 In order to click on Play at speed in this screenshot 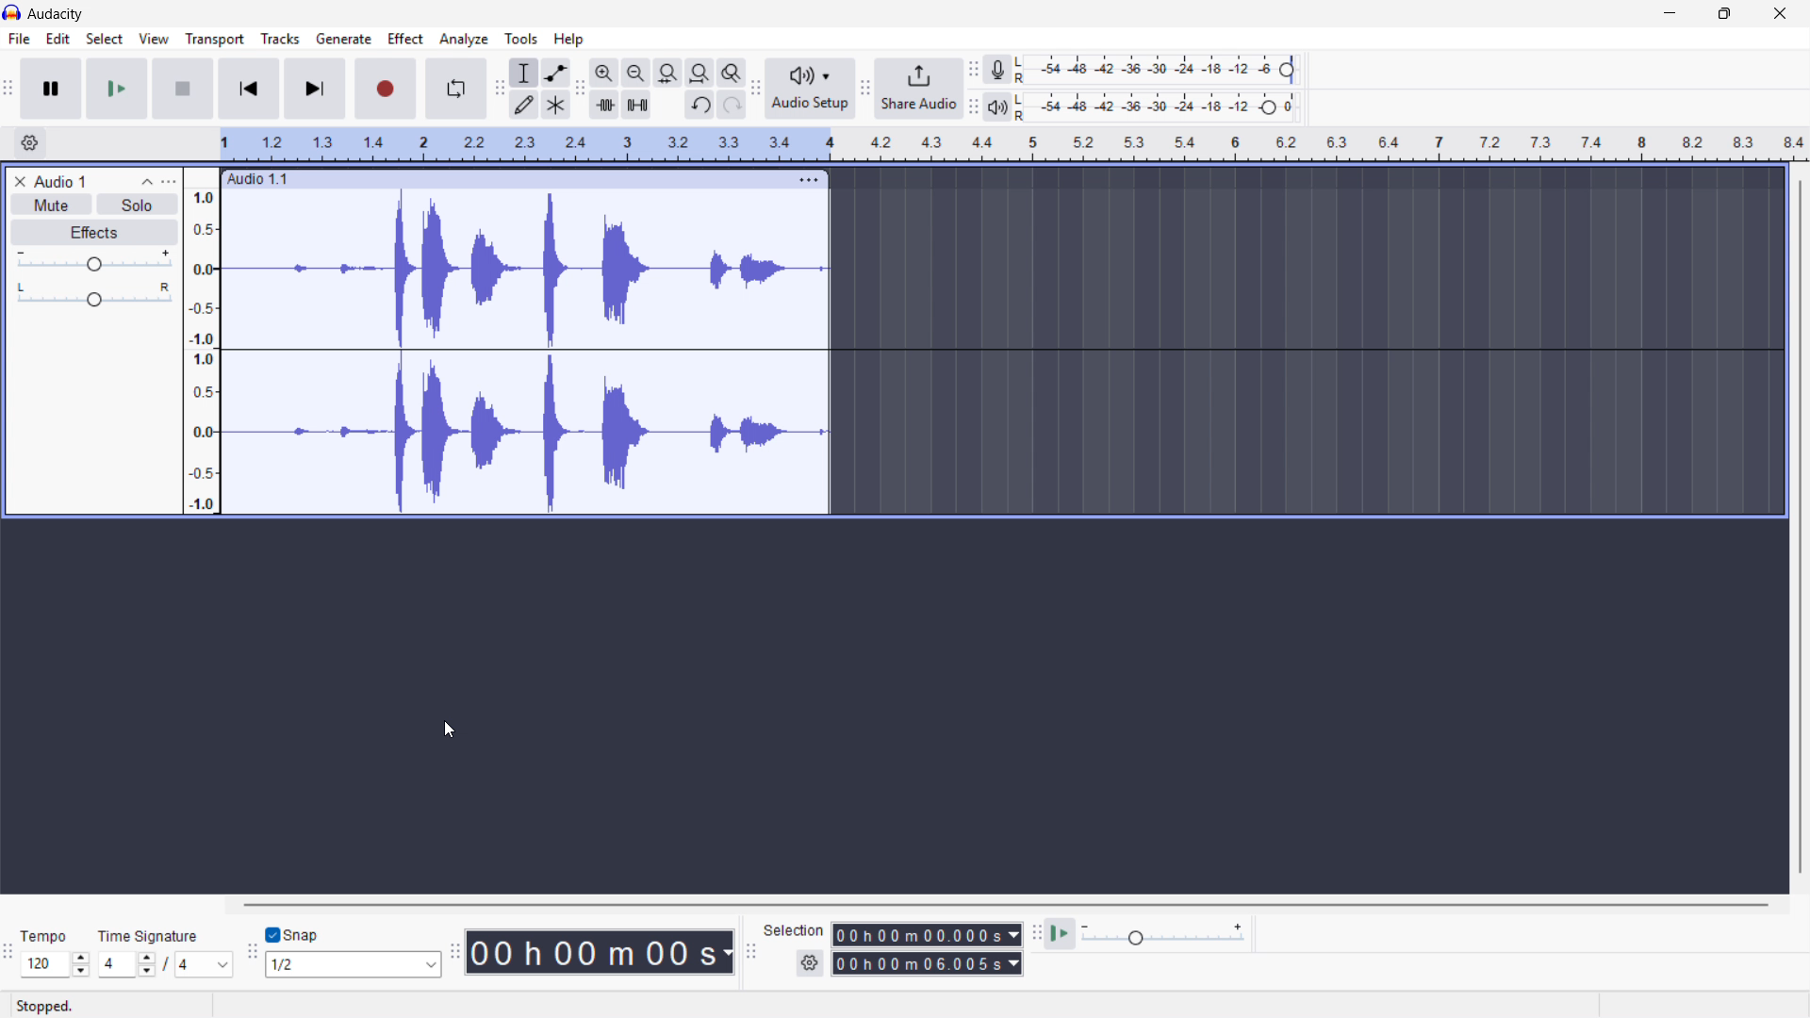, I will do `click(1061, 934)`.